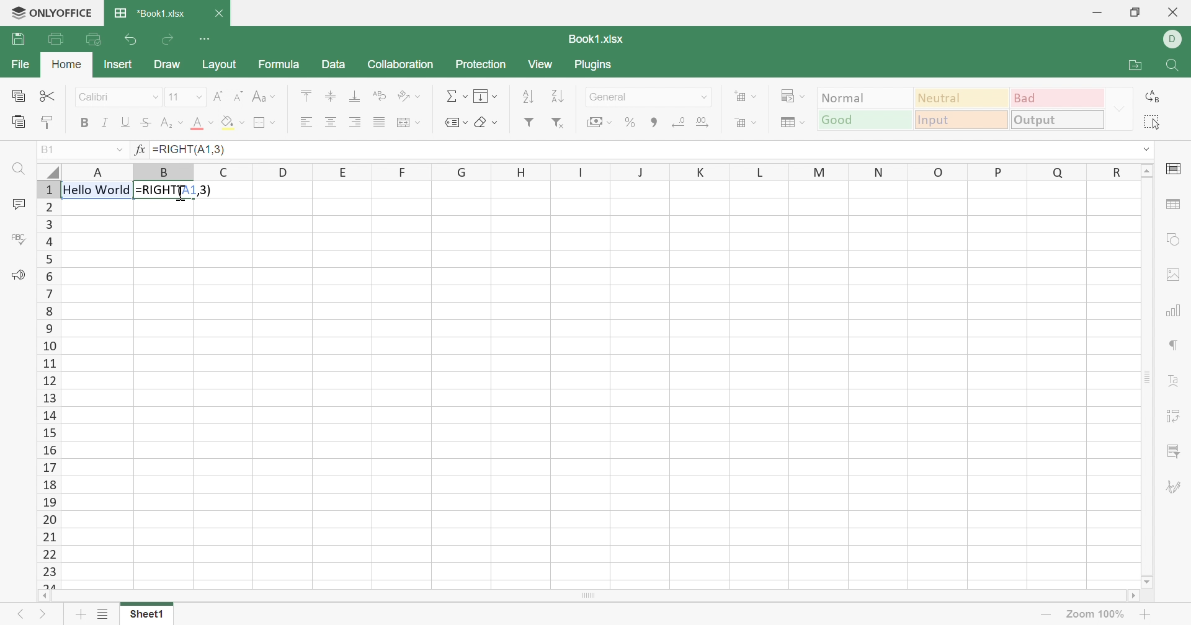 This screenshot has height=625, width=1191. Describe the element at coordinates (19, 171) in the screenshot. I see `Find` at that location.